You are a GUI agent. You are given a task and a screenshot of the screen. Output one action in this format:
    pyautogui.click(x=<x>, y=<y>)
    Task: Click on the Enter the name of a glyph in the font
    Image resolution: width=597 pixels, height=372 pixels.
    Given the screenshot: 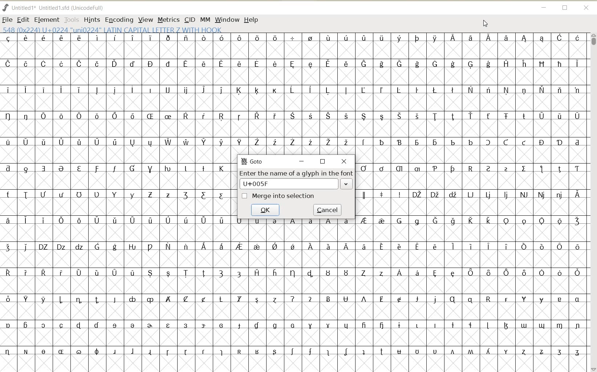 What is the action you would take?
    pyautogui.click(x=297, y=174)
    